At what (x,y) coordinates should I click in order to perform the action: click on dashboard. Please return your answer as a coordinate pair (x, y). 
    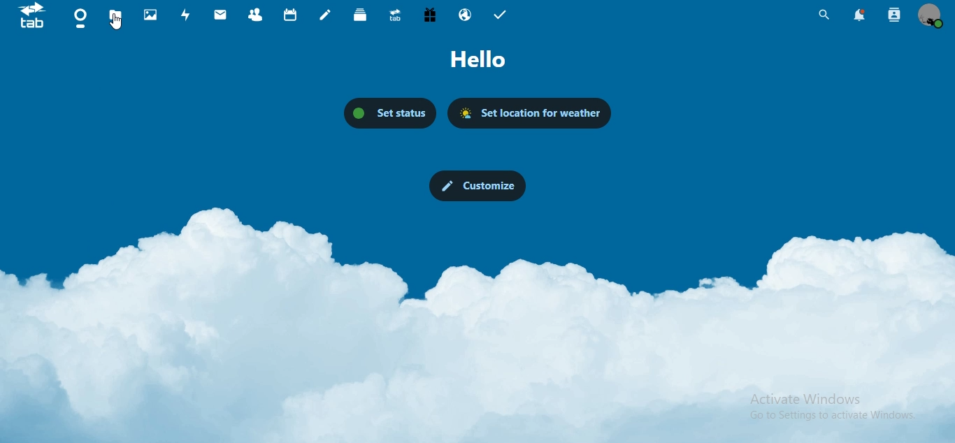
    Looking at the image, I should click on (81, 18).